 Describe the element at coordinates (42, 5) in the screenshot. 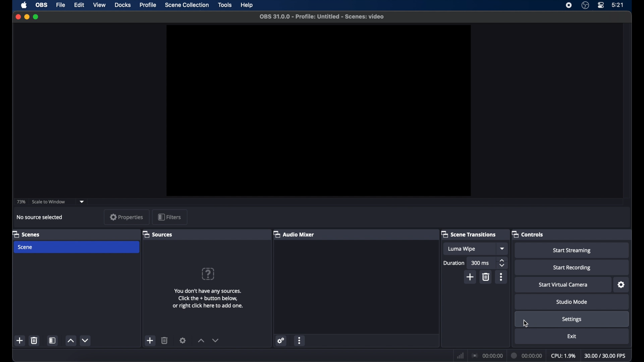

I see `ob` at that location.